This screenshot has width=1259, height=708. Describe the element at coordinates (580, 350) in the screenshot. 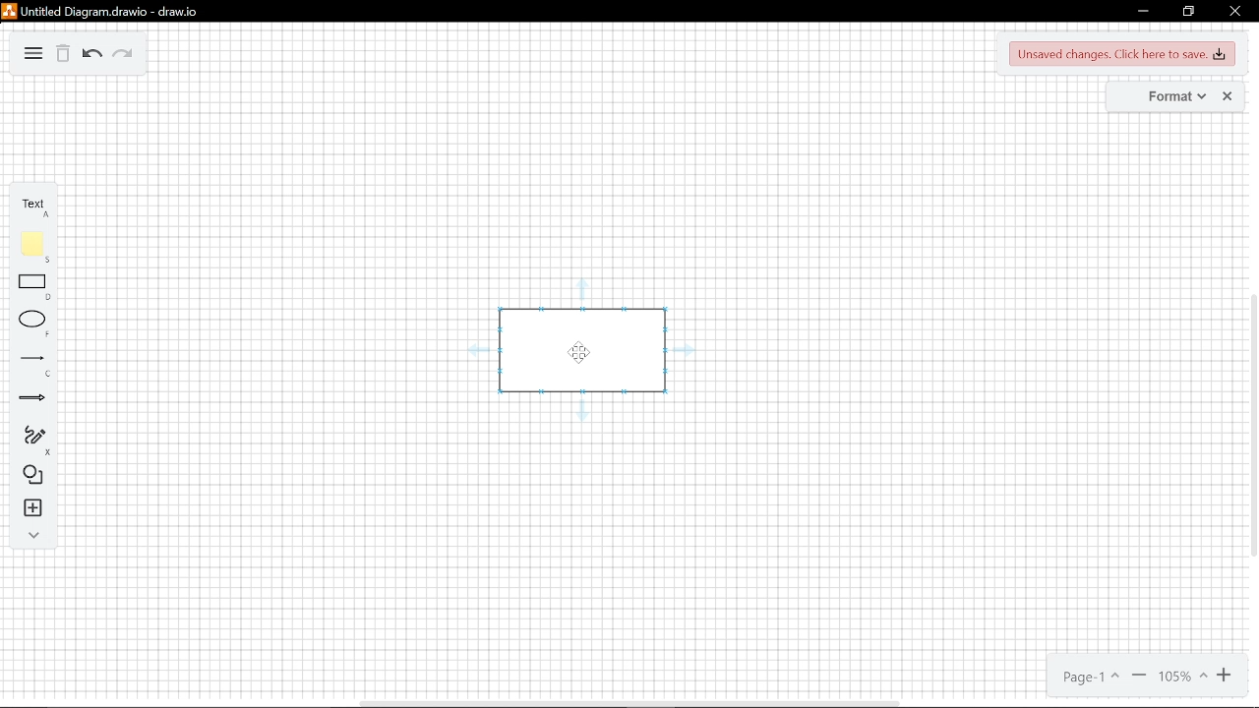

I see `current diagram` at that location.